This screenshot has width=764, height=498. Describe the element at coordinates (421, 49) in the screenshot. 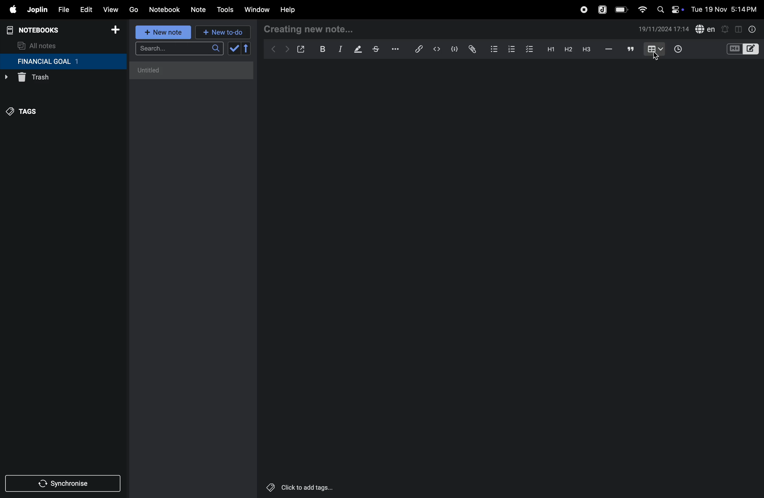

I see `hyper link` at that location.